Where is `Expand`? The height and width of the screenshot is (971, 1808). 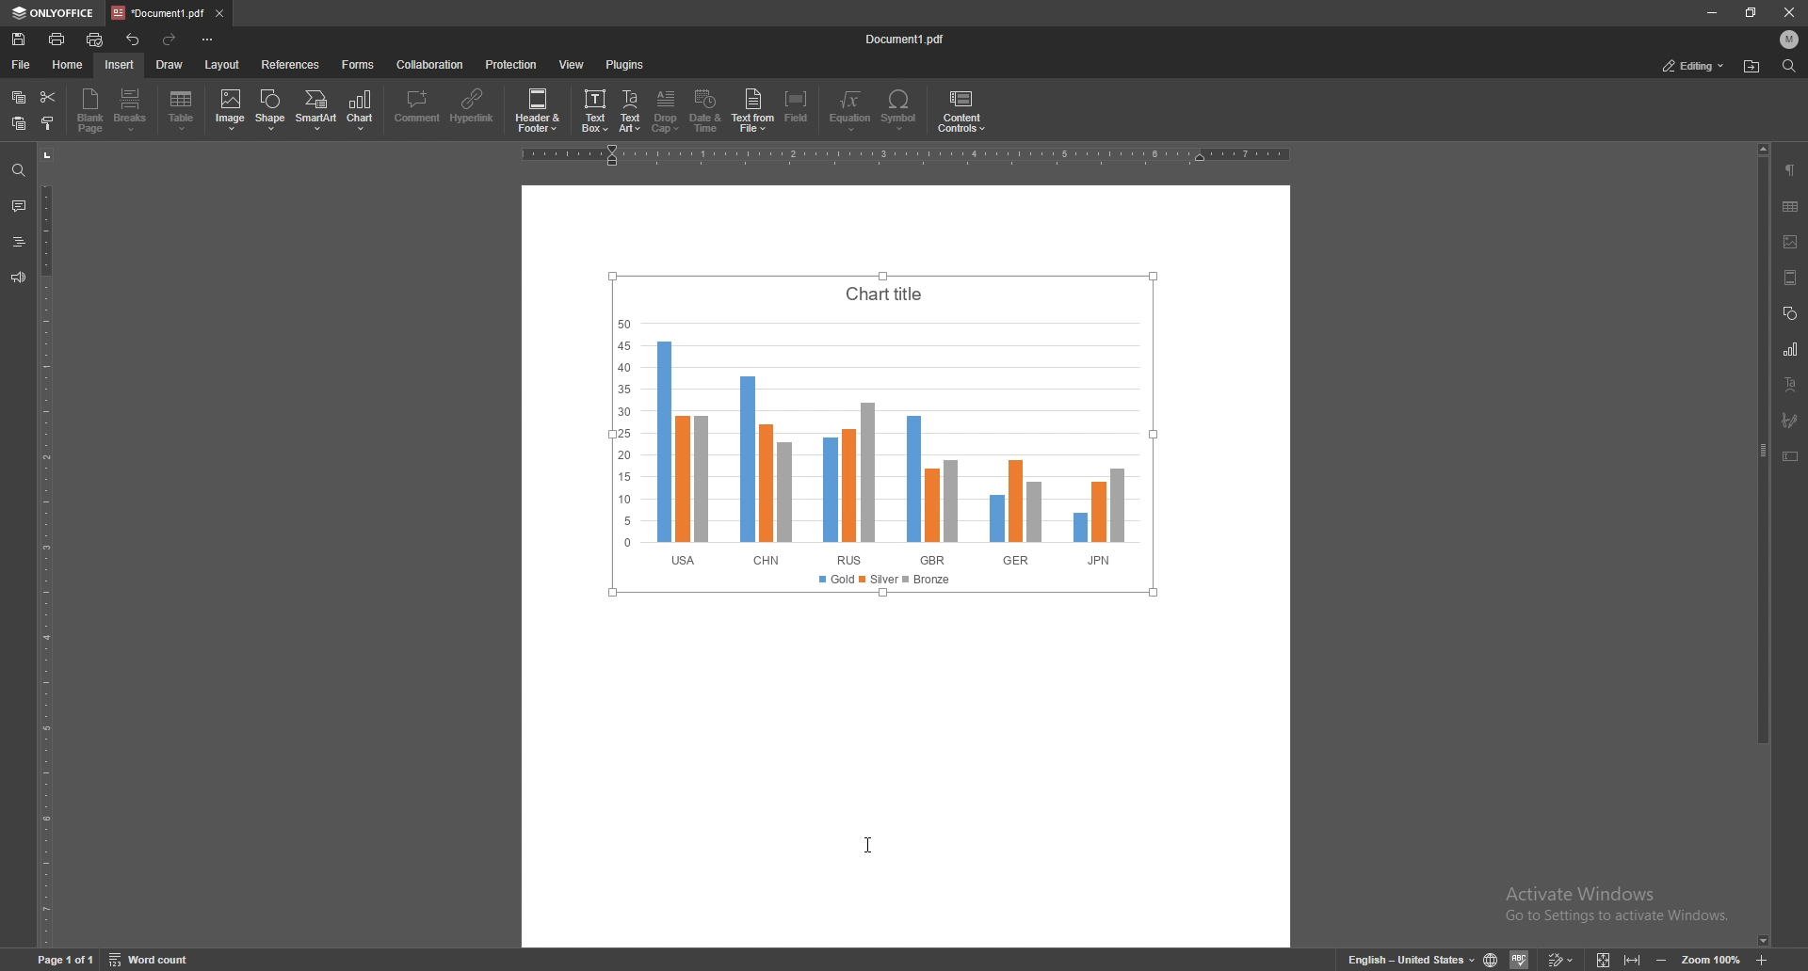
Expand is located at coordinates (1632, 961).